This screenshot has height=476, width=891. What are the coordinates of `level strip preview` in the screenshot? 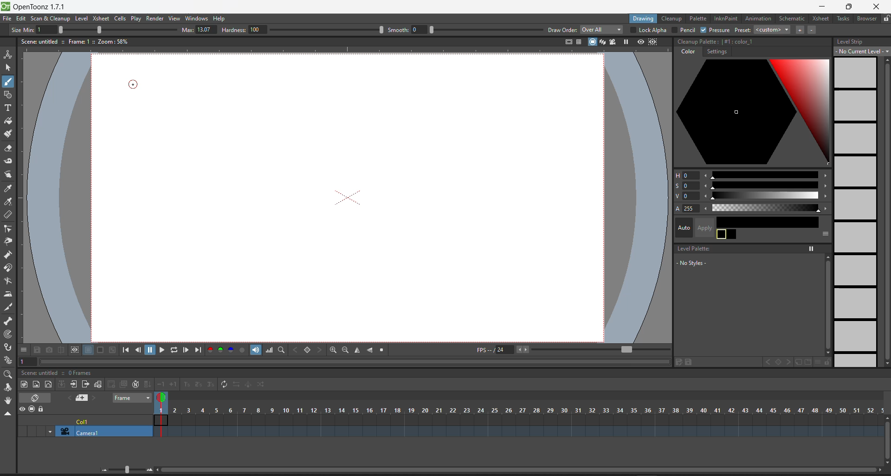 It's located at (857, 212).